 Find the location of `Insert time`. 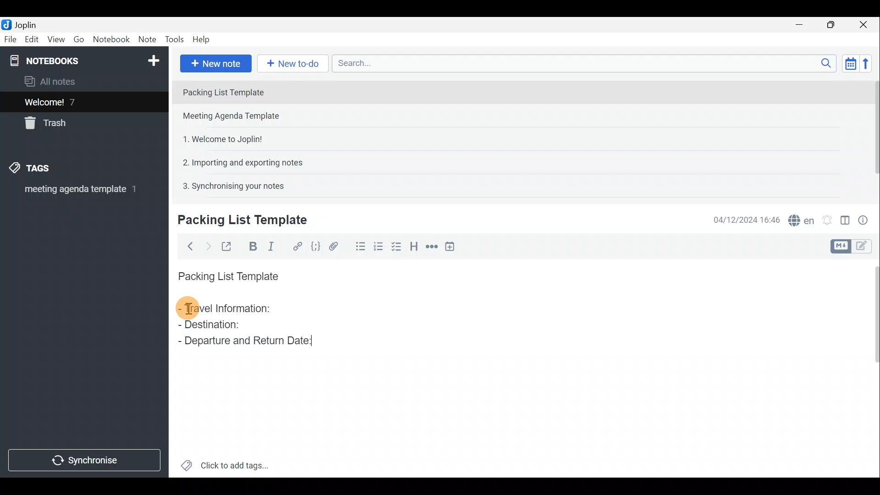

Insert time is located at coordinates (453, 246).